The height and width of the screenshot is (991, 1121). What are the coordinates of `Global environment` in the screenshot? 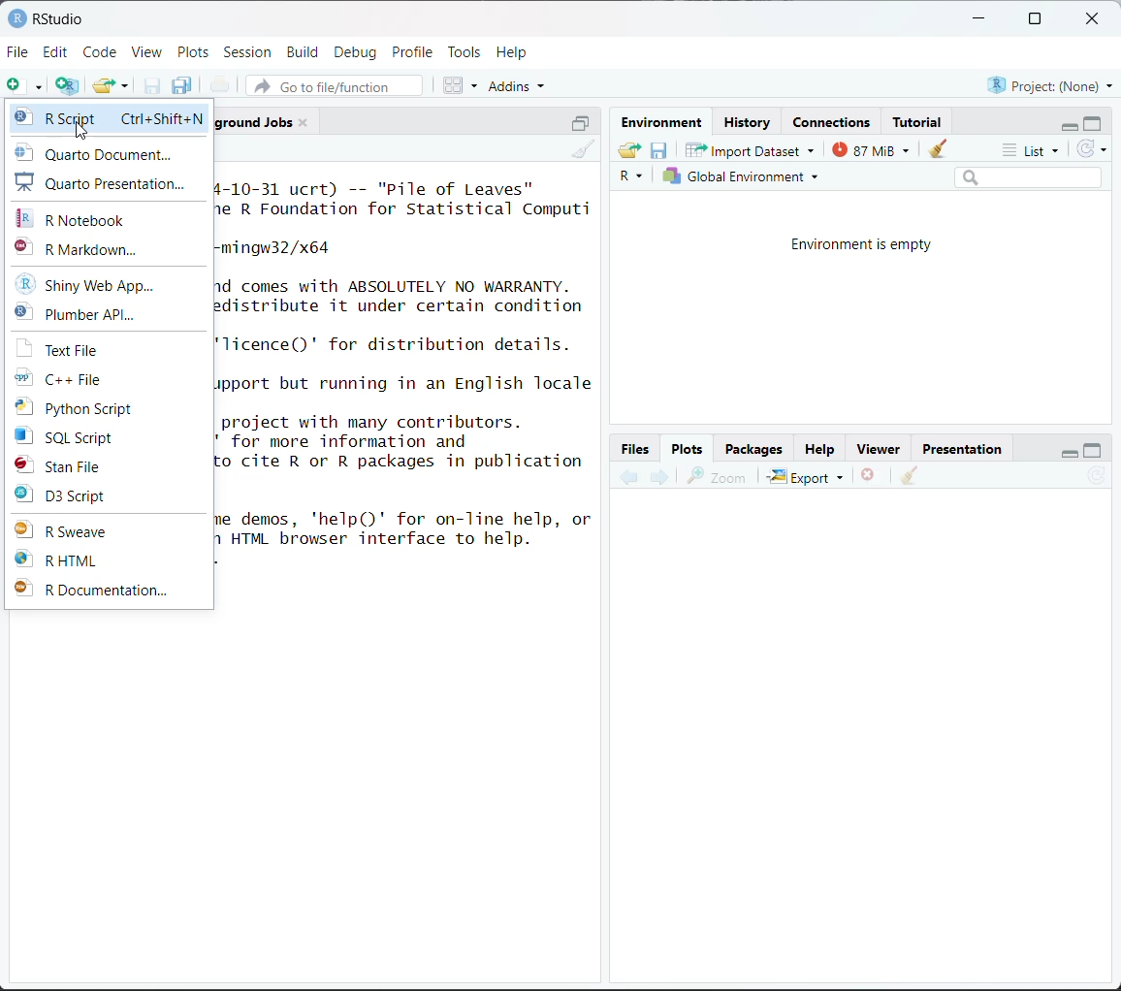 It's located at (742, 176).